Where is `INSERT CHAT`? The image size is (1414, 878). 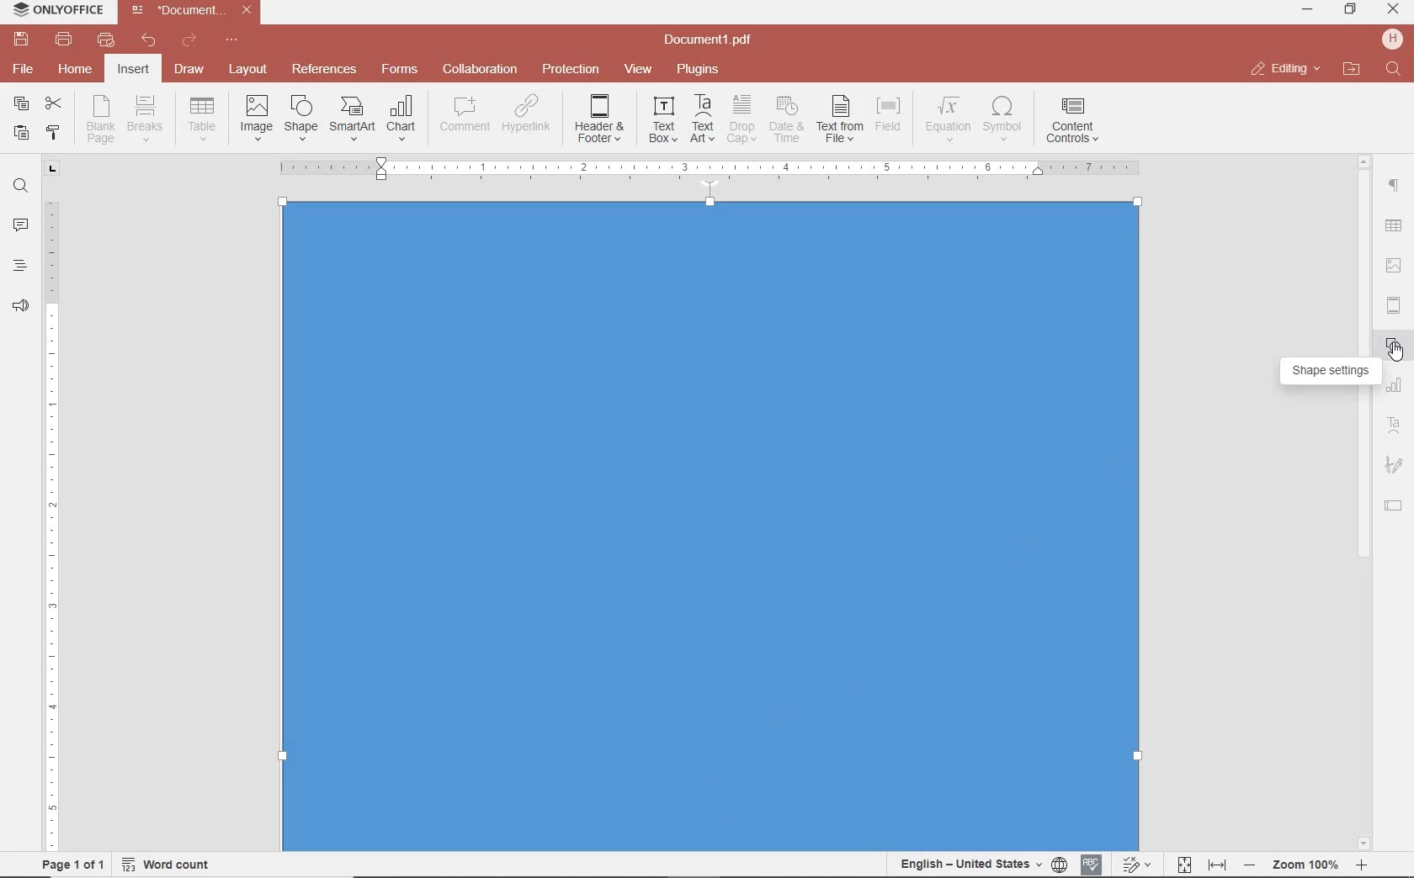 INSERT CHAT is located at coordinates (401, 119).